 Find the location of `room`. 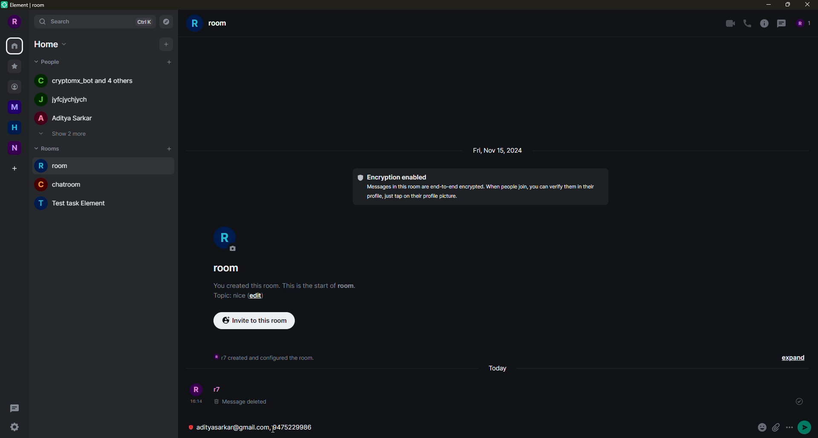

room is located at coordinates (53, 166).